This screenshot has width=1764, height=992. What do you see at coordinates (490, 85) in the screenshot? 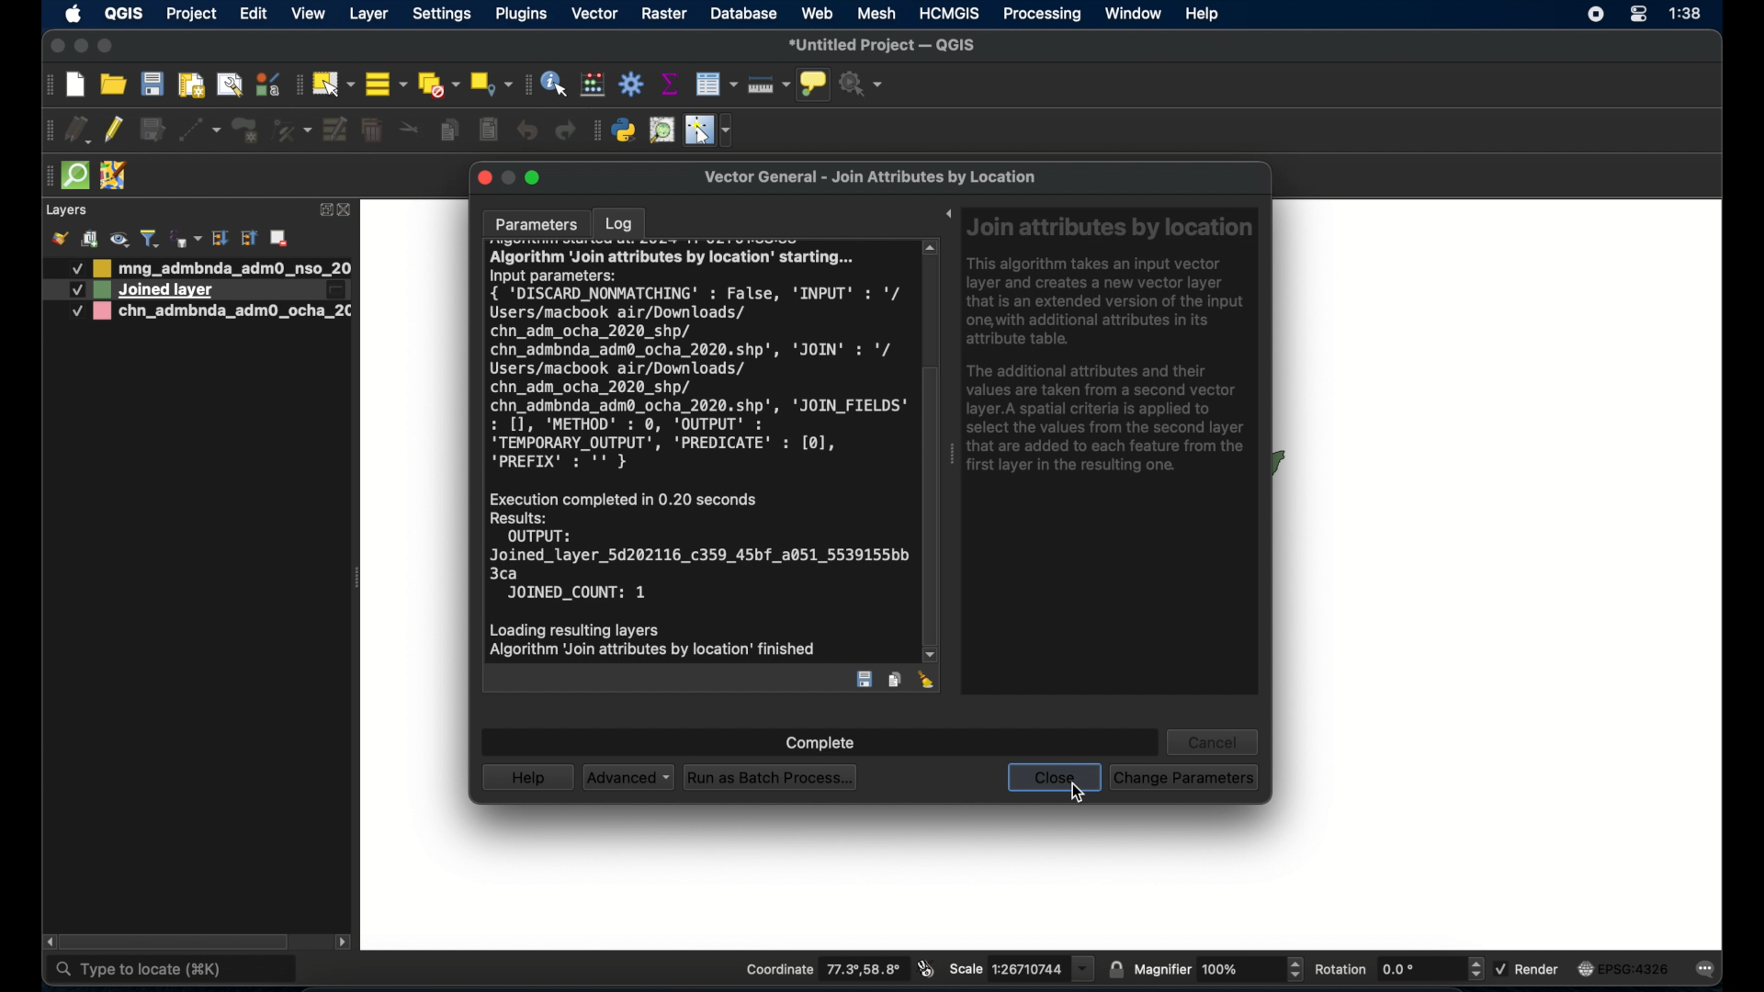
I see `select by location` at bounding box center [490, 85].